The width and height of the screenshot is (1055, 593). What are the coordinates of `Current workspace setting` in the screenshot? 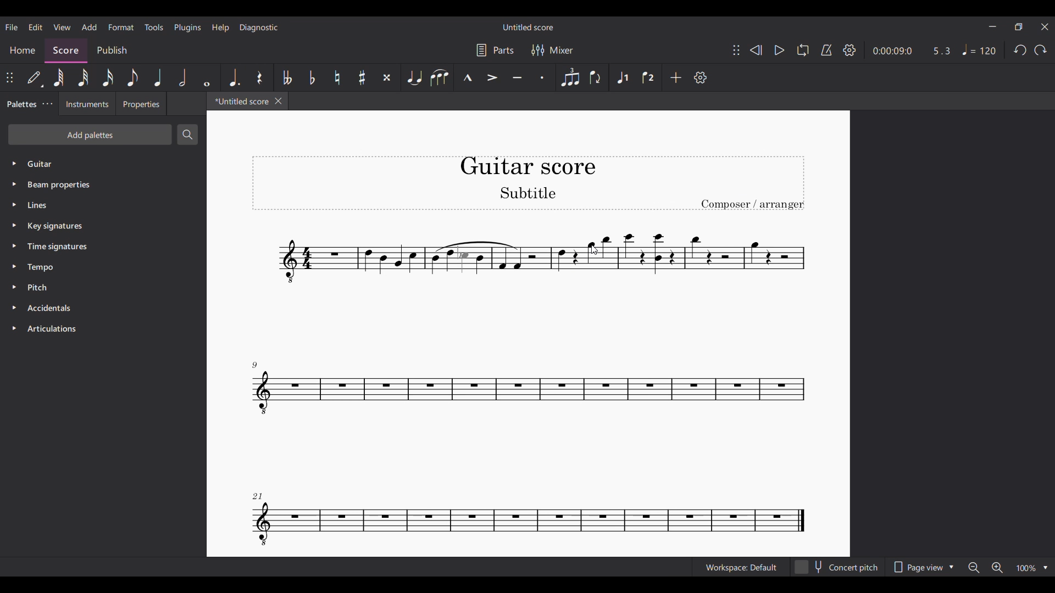 It's located at (741, 567).